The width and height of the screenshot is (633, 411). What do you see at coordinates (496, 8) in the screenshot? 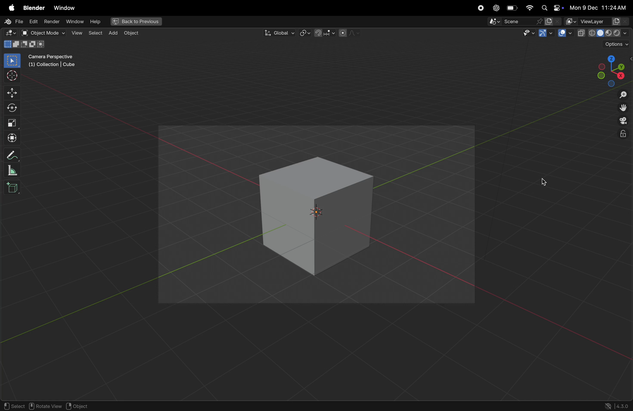
I see `Chatgpt` at bounding box center [496, 8].